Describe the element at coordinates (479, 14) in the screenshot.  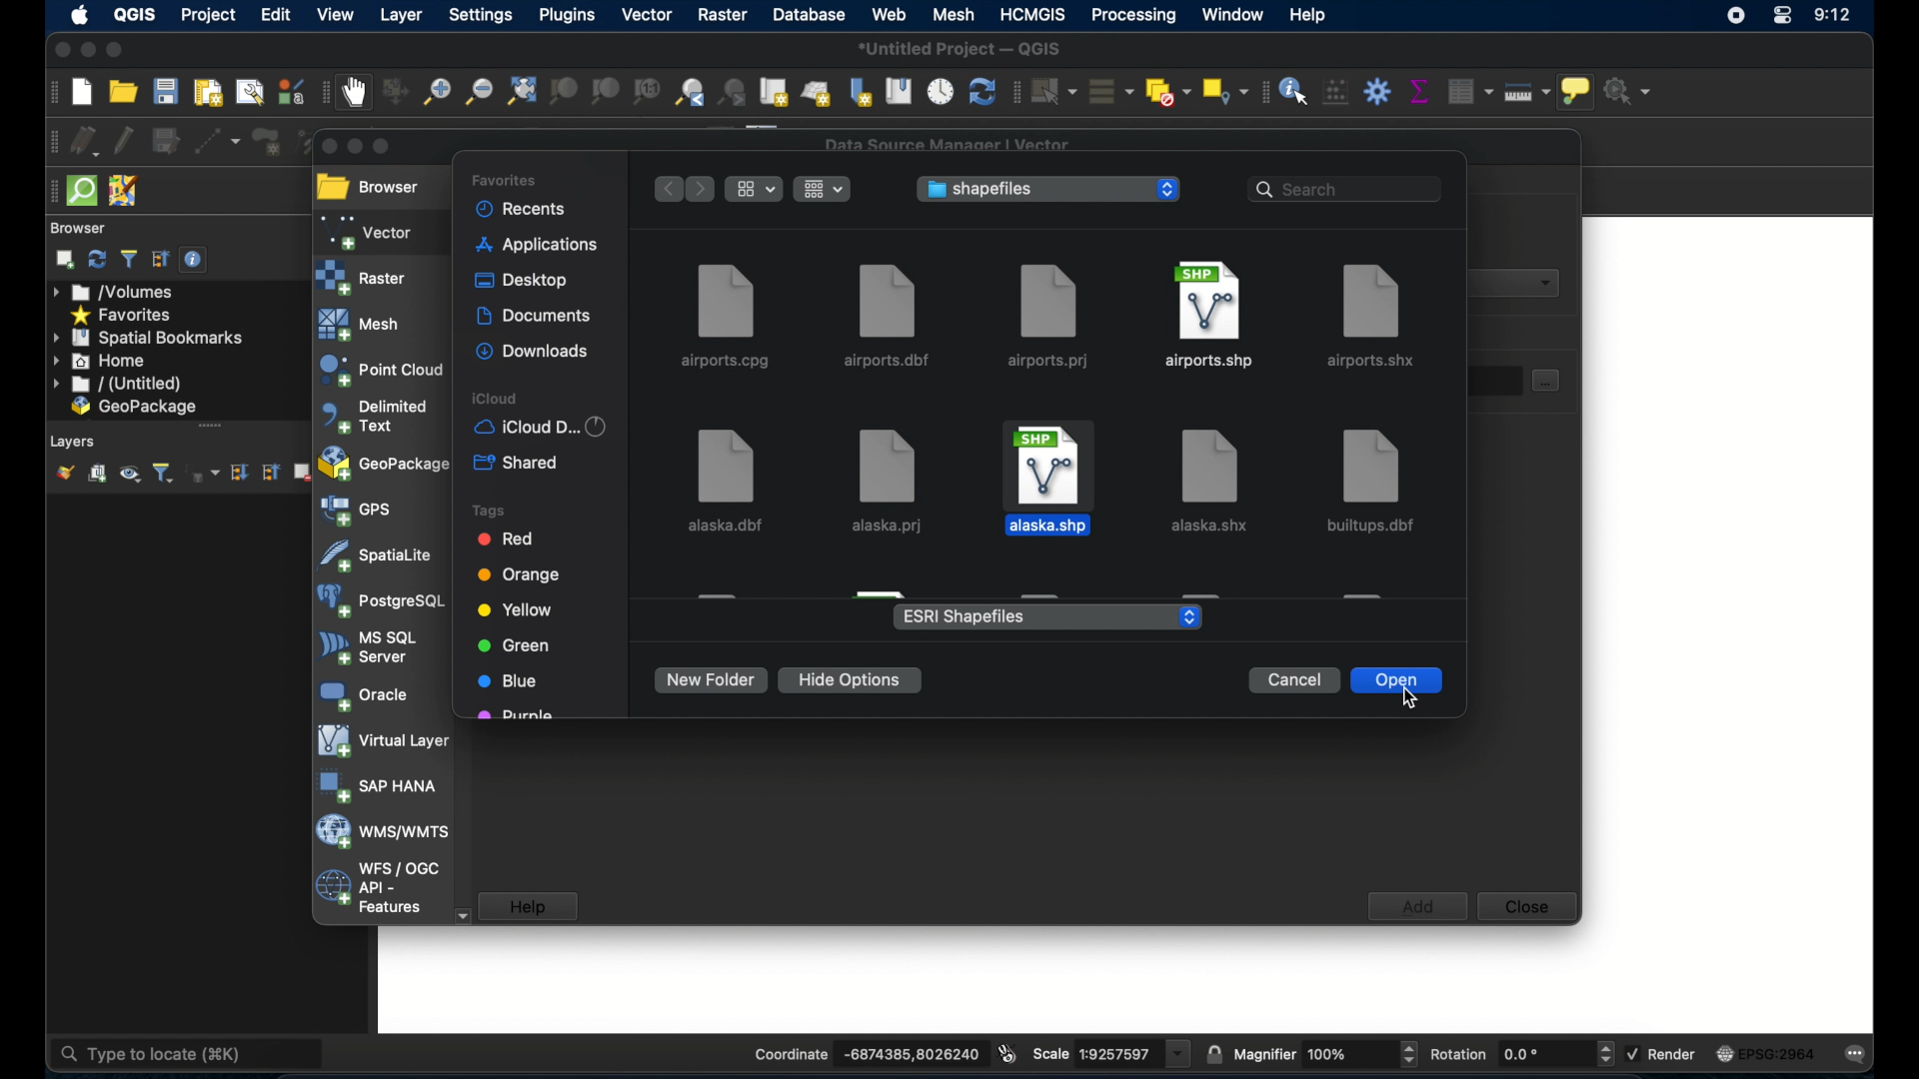
I see `settings` at that location.